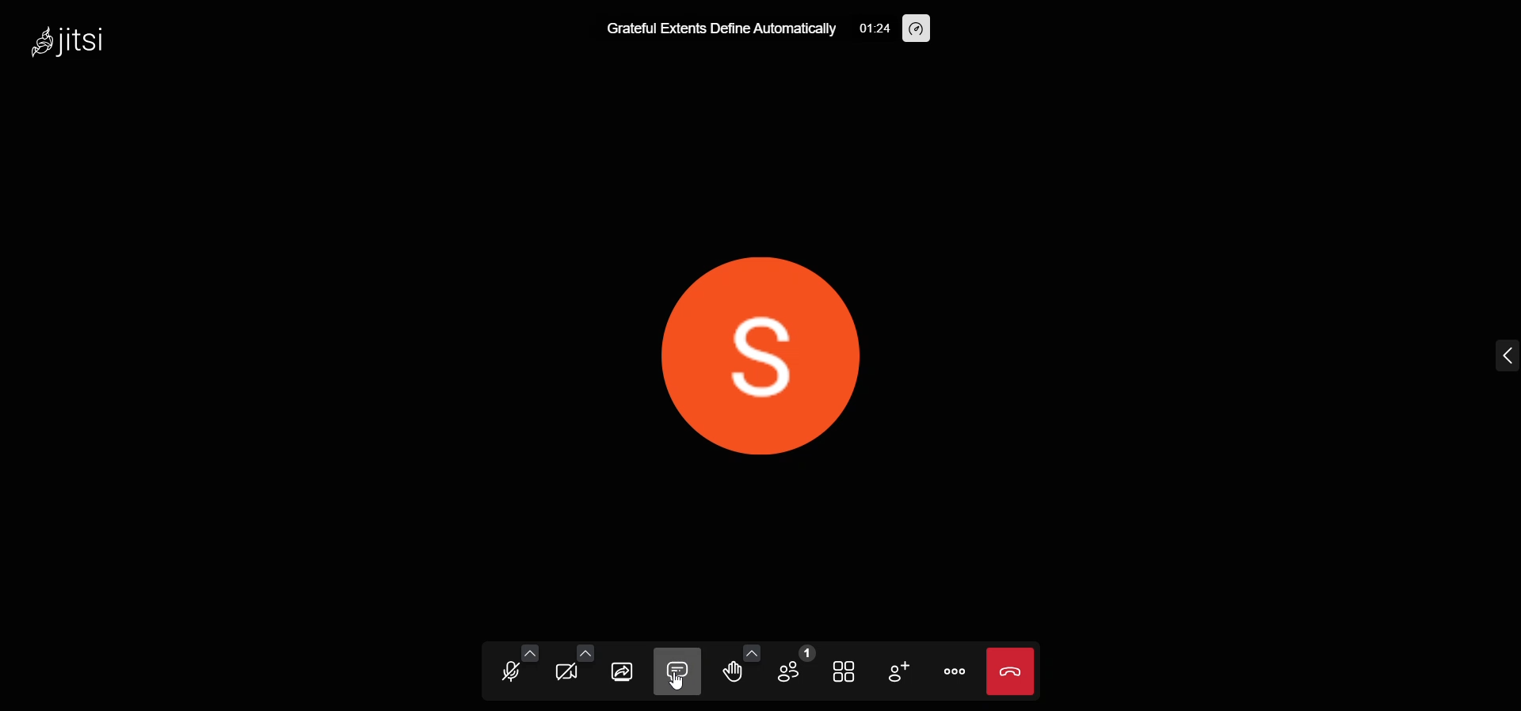 This screenshot has width=1521, height=711. Describe the element at coordinates (578, 653) in the screenshot. I see `video setting` at that location.